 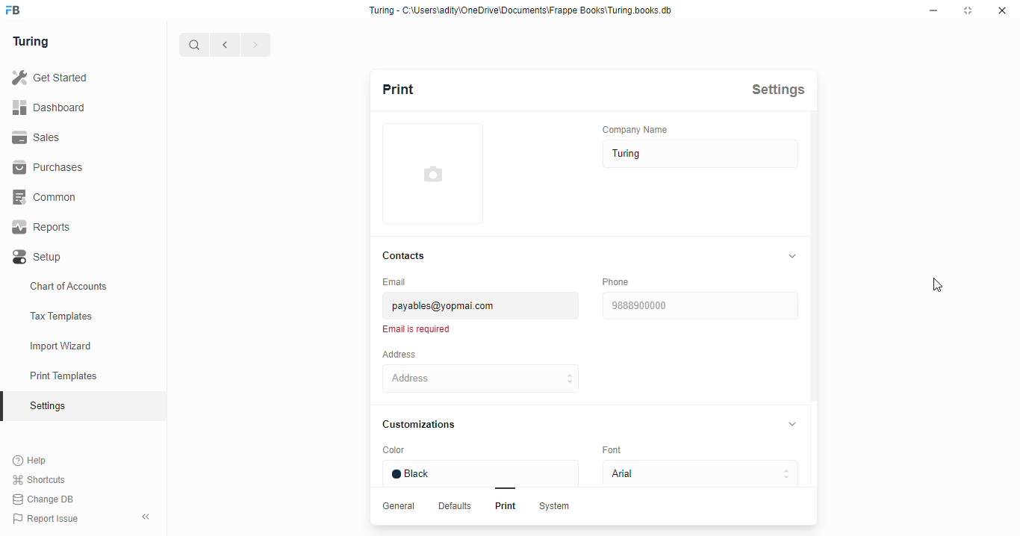 I want to click on ‘Company Name, so click(x=641, y=128).